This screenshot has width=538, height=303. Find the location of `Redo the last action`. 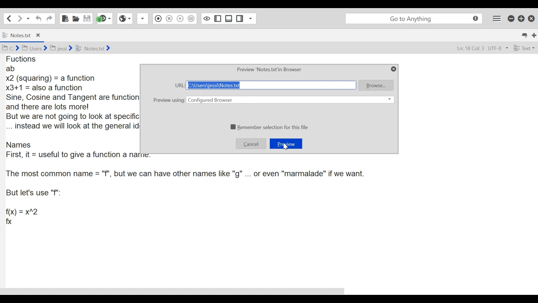

Redo the last action is located at coordinates (38, 19).